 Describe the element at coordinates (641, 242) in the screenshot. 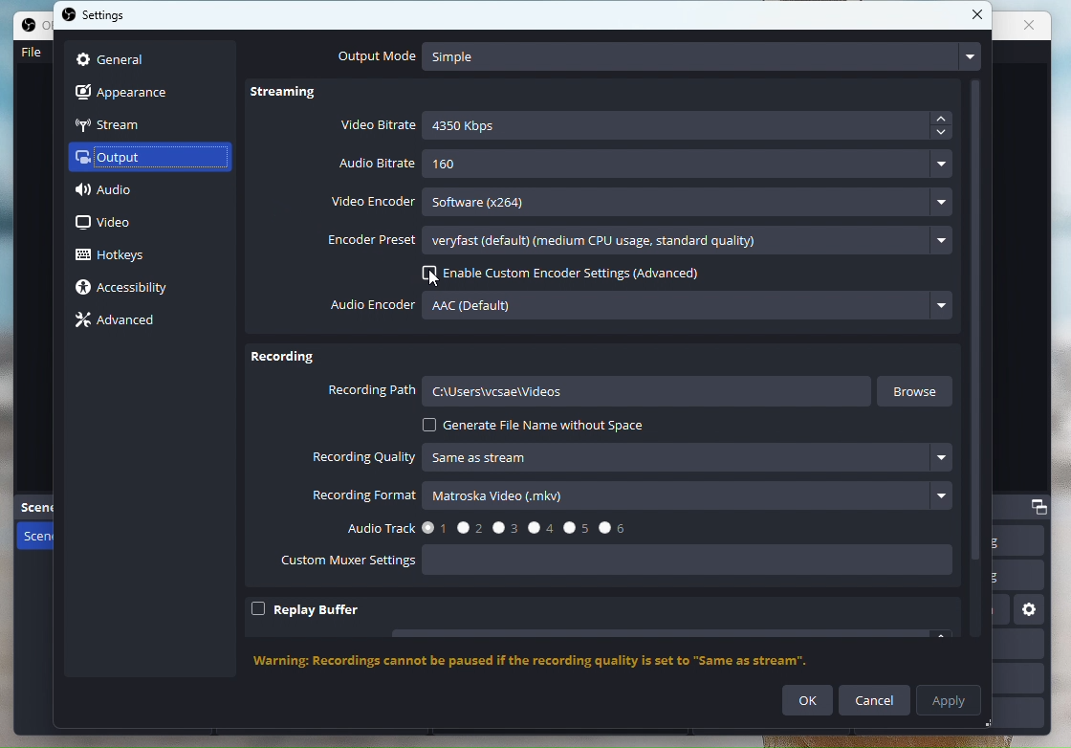

I see `Encoder Preset` at that location.